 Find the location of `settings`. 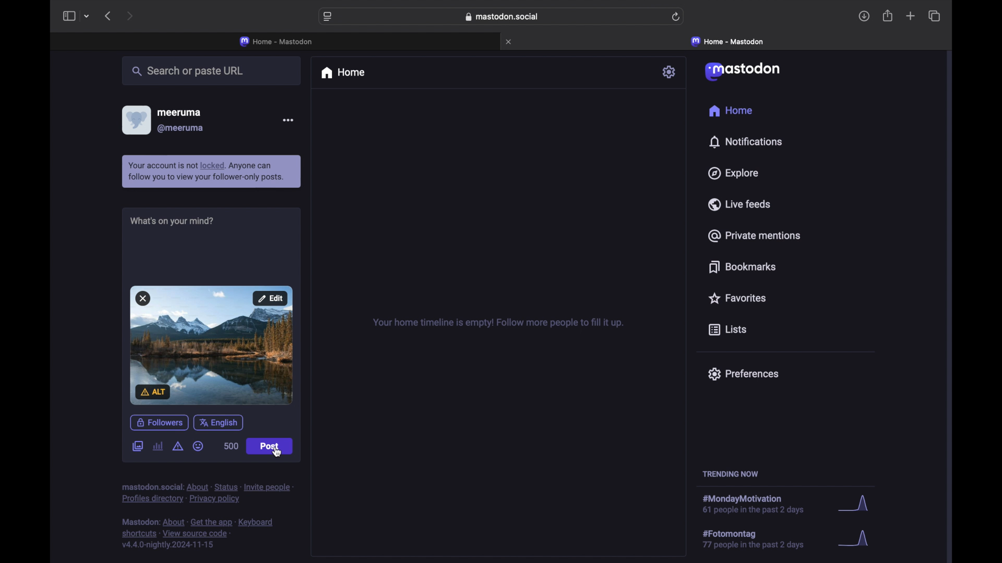

settings is located at coordinates (670, 72).